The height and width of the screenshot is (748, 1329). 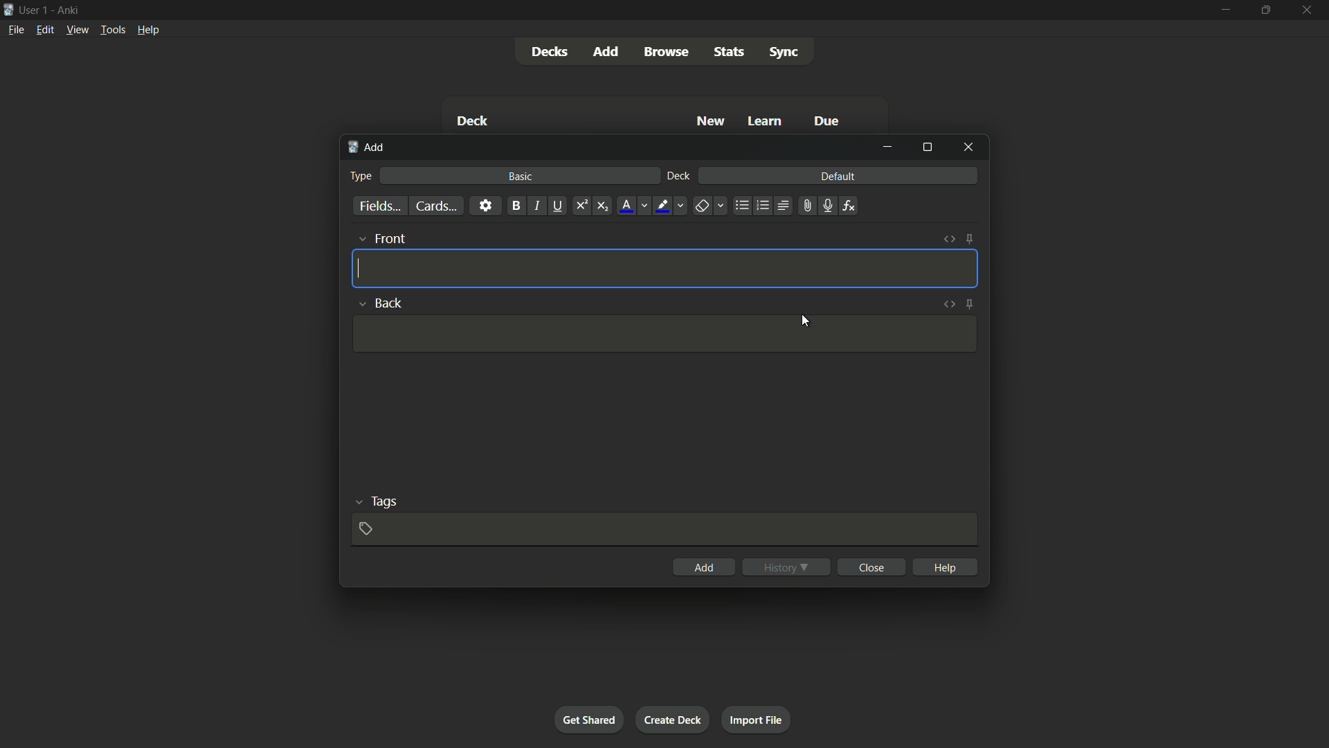 What do you see at coordinates (665, 51) in the screenshot?
I see `browse` at bounding box center [665, 51].